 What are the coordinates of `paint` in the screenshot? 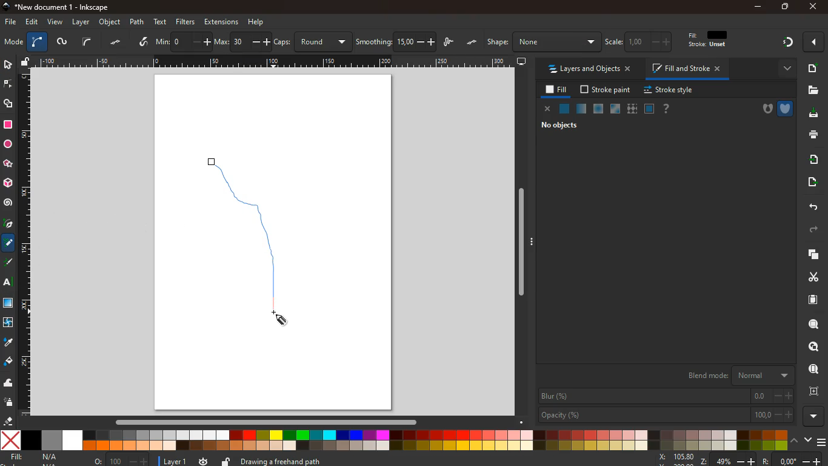 It's located at (9, 362).